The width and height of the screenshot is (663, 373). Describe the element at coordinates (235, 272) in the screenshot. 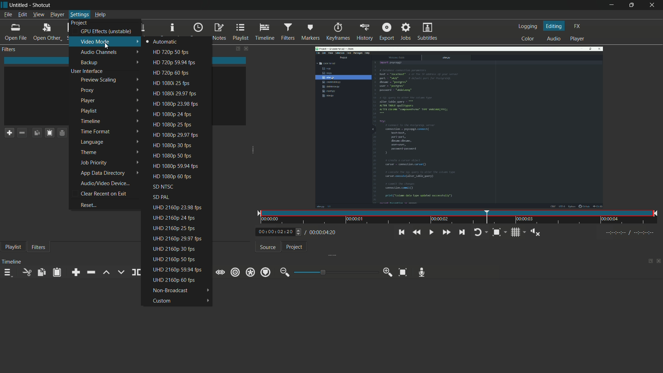

I see `ripple` at that location.